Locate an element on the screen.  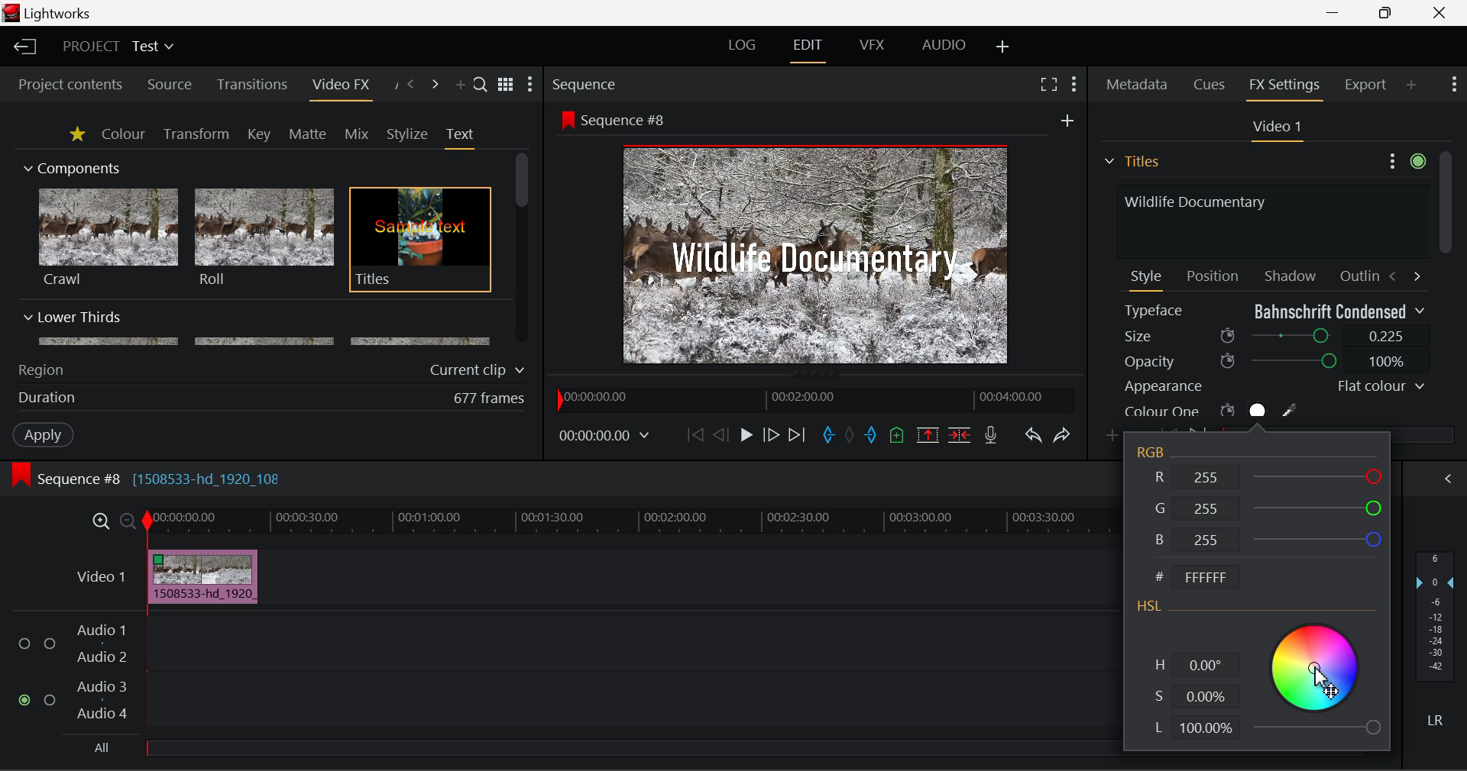
Full Screen is located at coordinates (1049, 83).